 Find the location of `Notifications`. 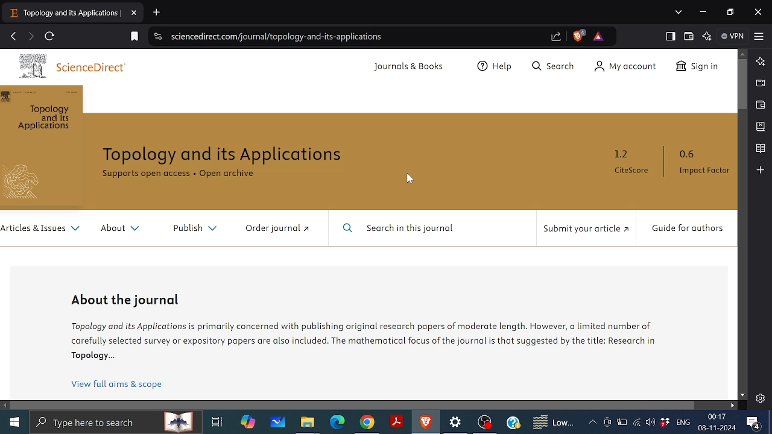

Notifications is located at coordinates (754, 423).